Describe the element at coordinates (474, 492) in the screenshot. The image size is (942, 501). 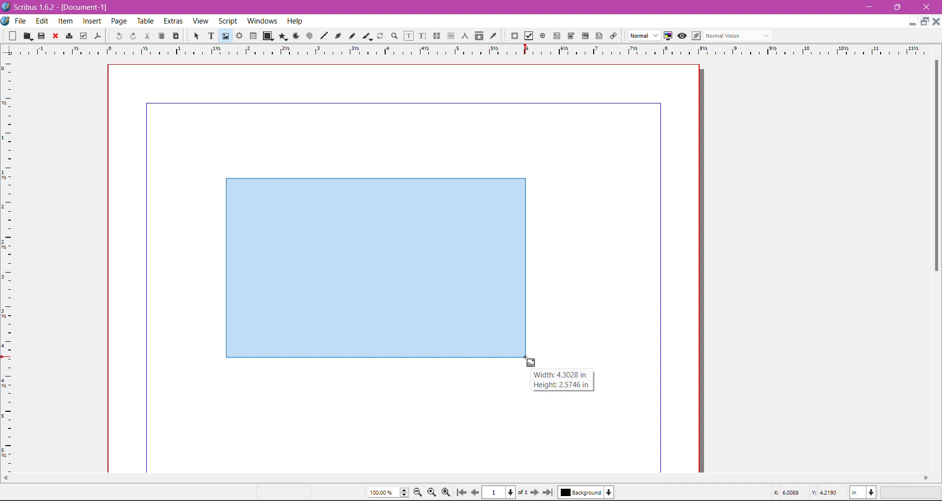
I see `Go to the previous page` at that location.